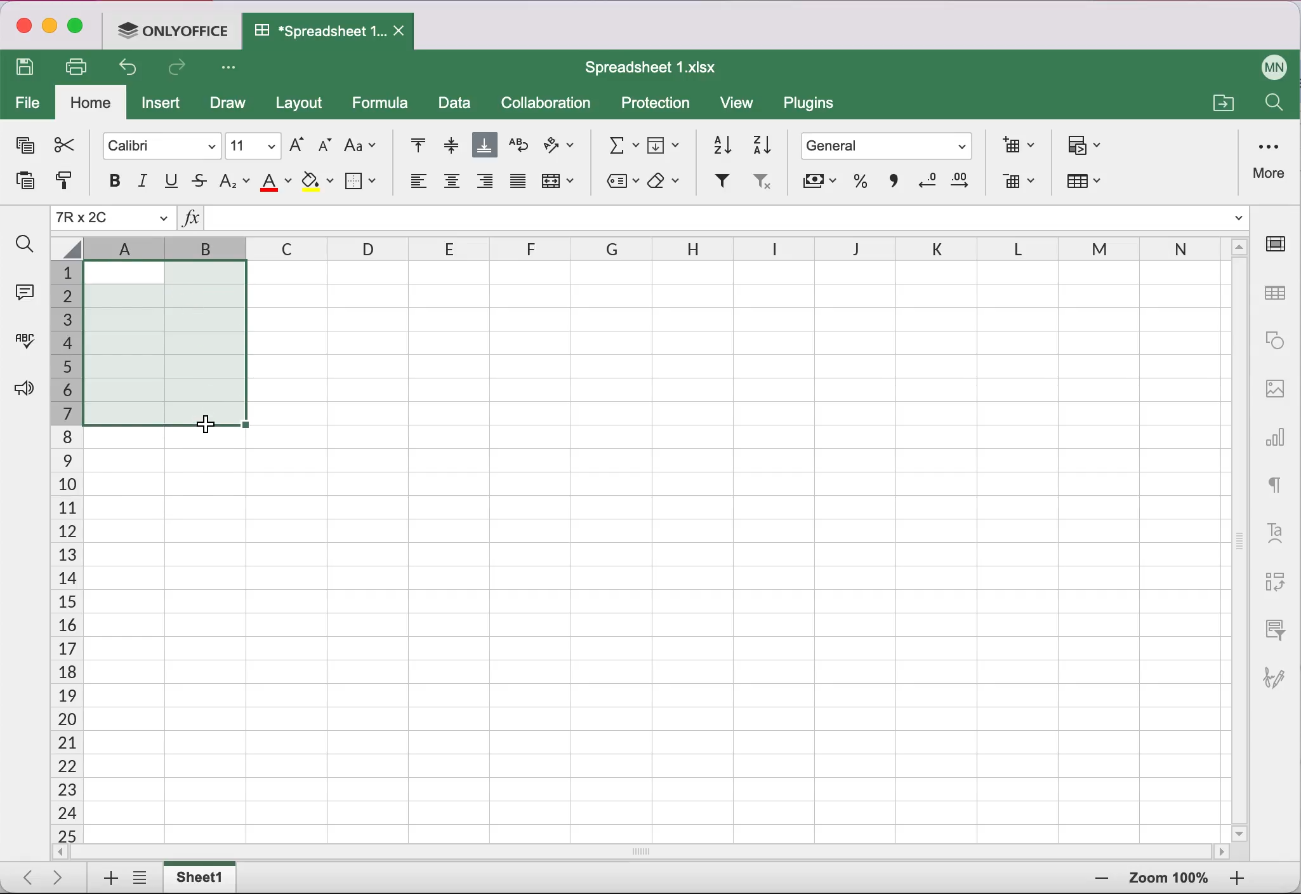  Describe the element at coordinates (1271, 159) in the screenshot. I see `more` at that location.